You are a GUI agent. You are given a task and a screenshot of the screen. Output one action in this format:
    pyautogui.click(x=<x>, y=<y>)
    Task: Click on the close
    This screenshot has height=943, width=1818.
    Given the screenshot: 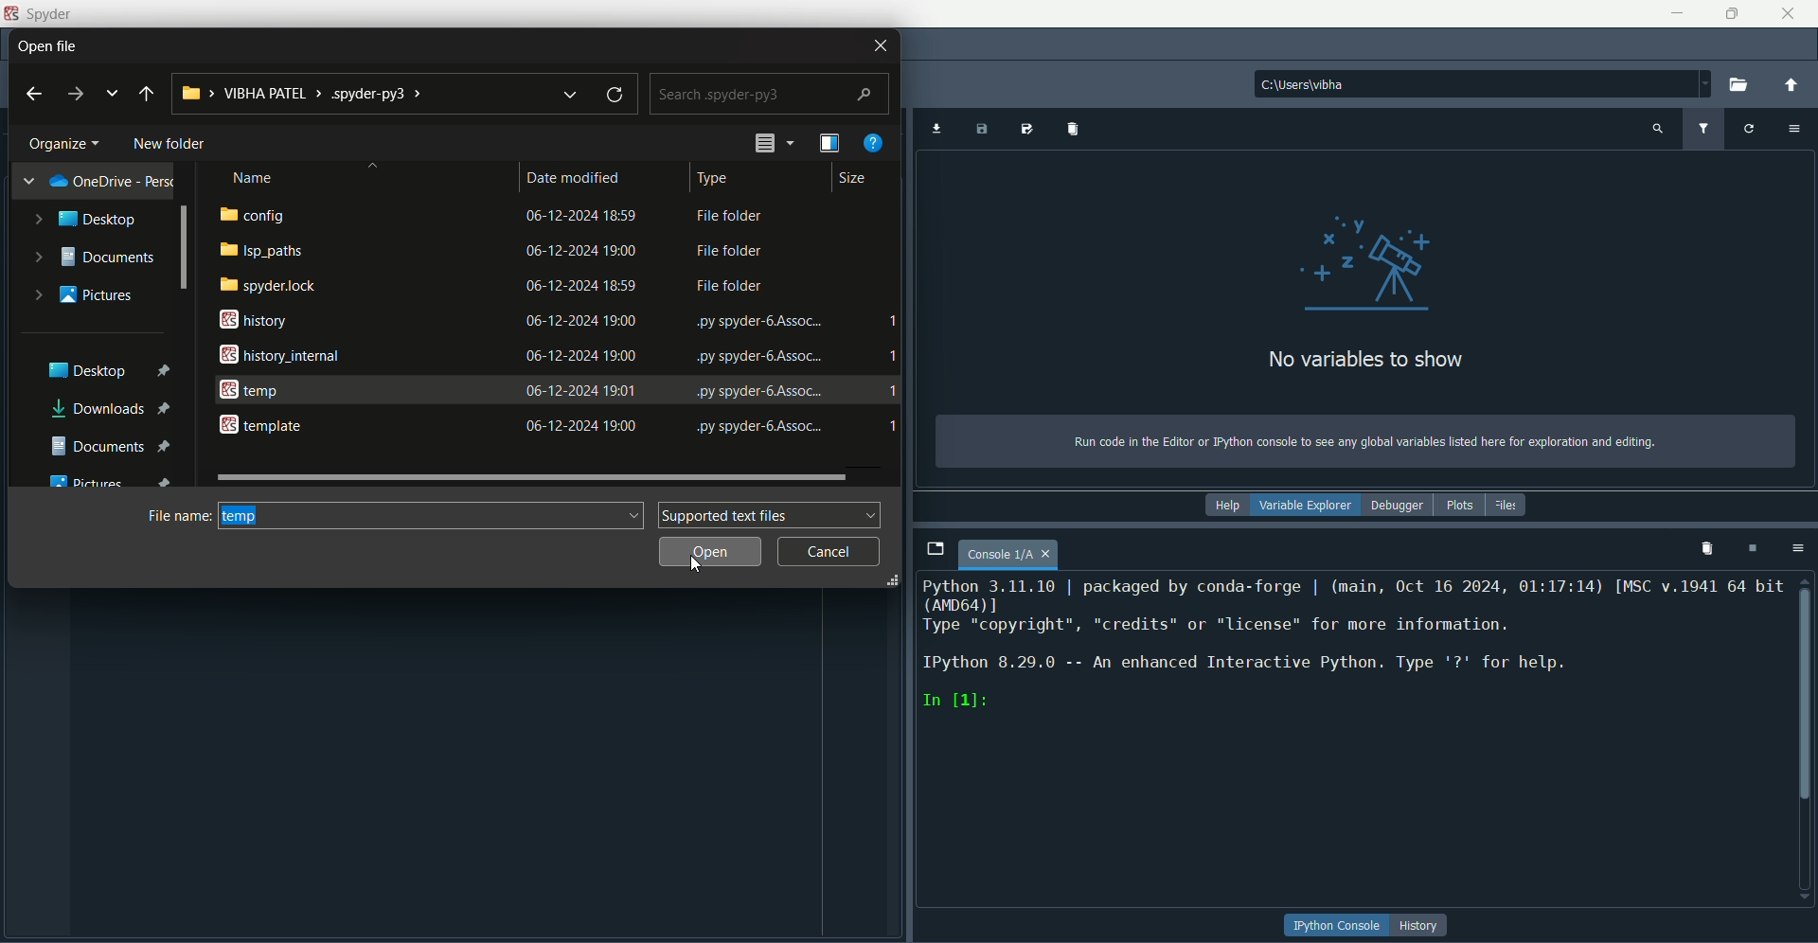 What is the action you would take?
    pyautogui.click(x=878, y=47)
    